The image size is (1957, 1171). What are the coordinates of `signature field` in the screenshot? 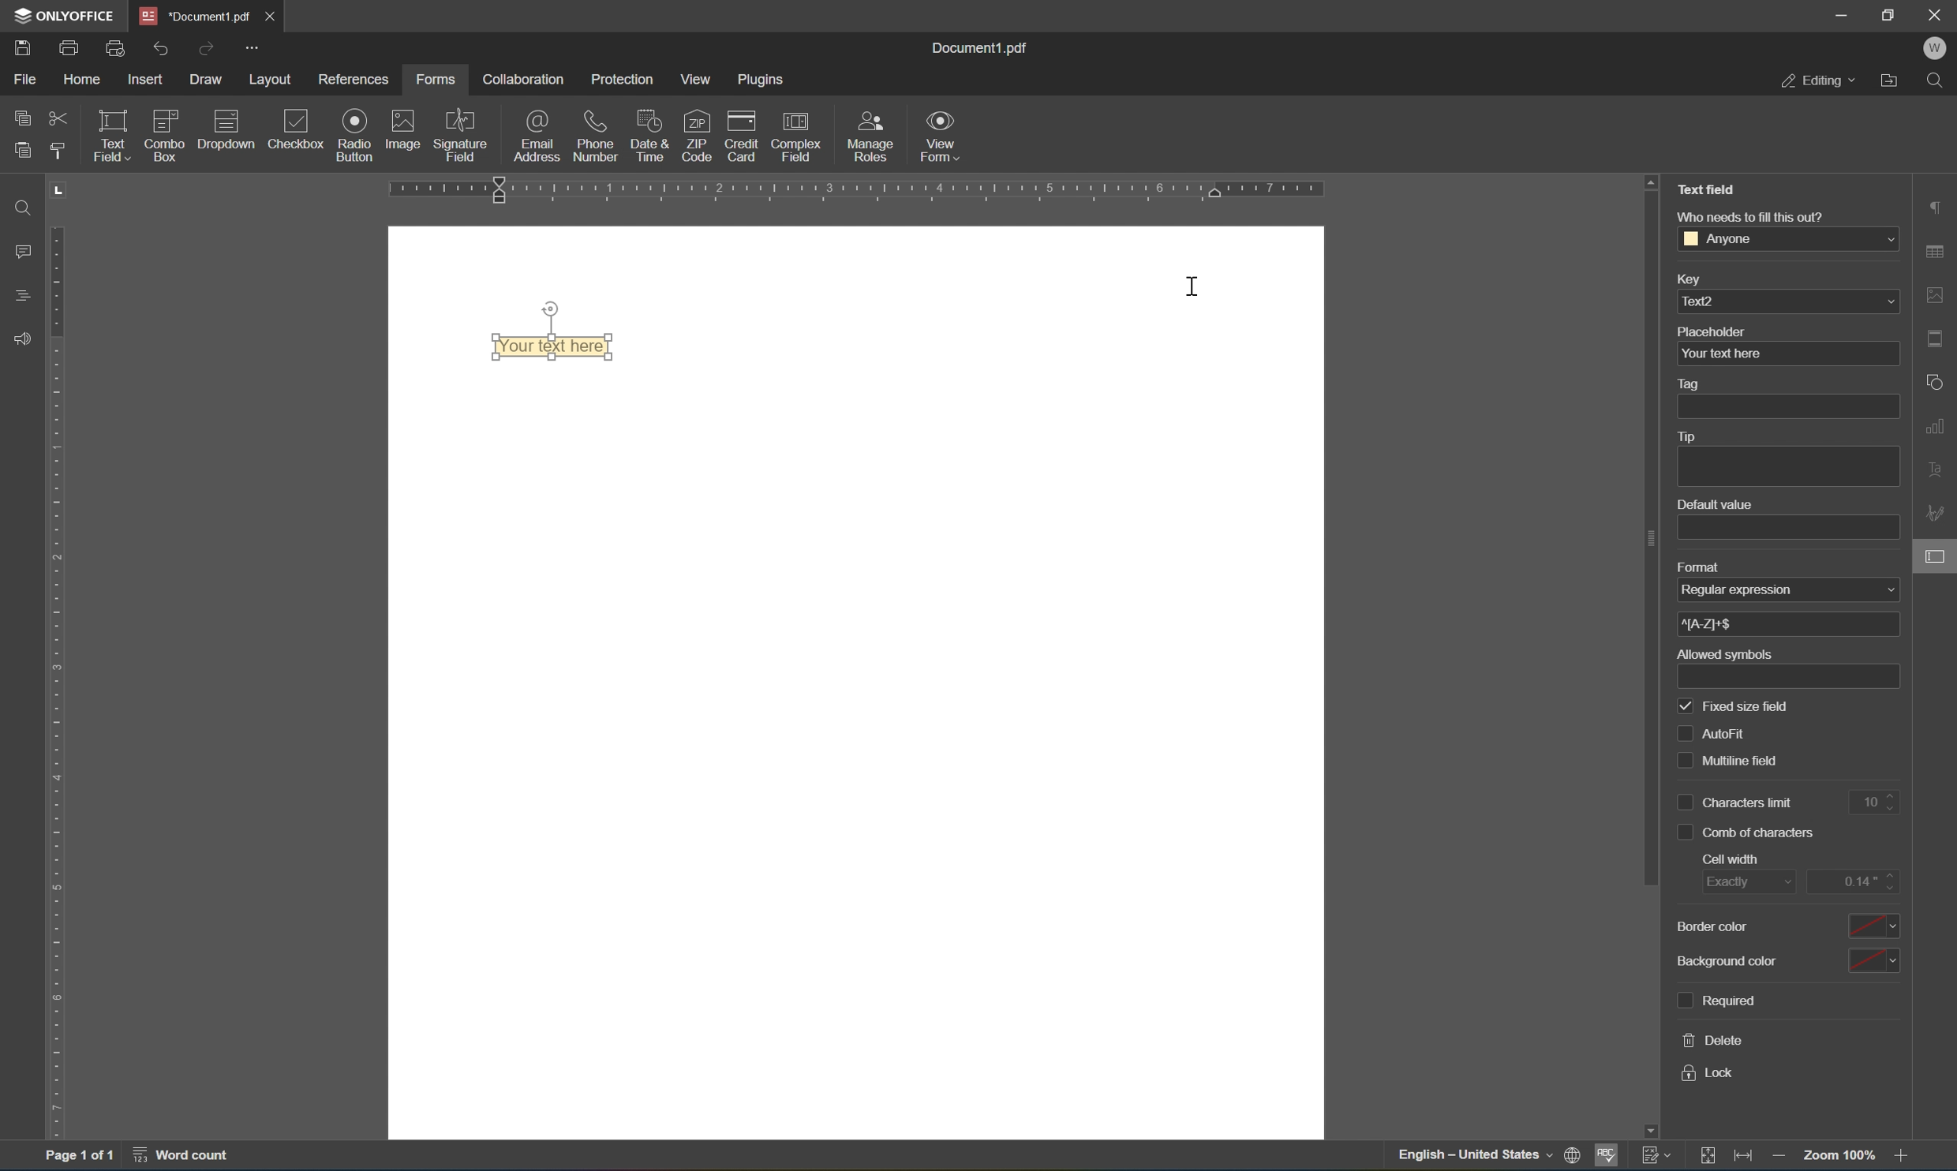 It's located at (462, 135).